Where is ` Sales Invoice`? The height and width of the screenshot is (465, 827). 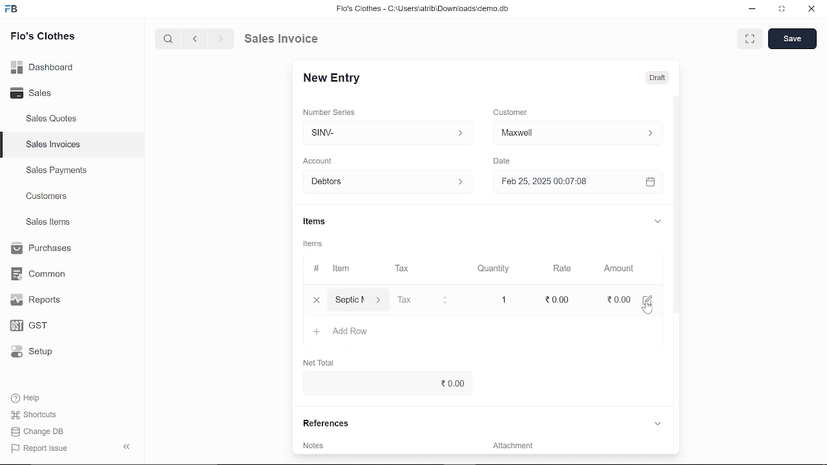
 Sales Invoice is located at coordinates (288, 39).